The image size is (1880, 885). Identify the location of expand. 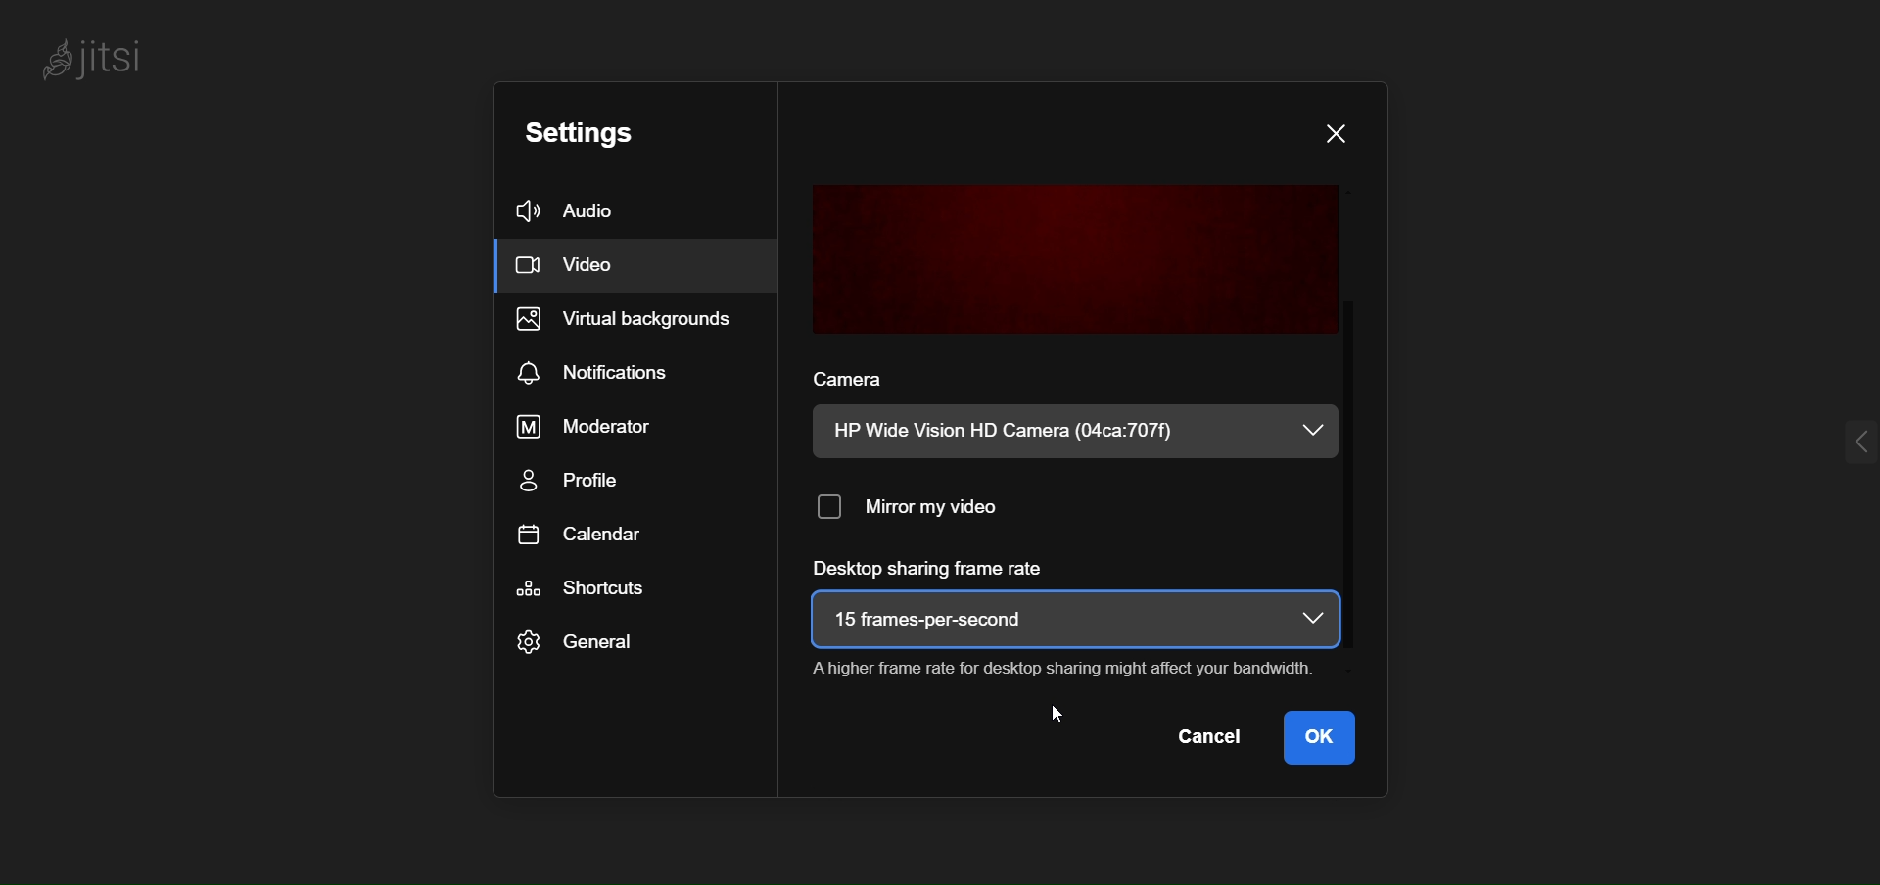
(1829, 441).